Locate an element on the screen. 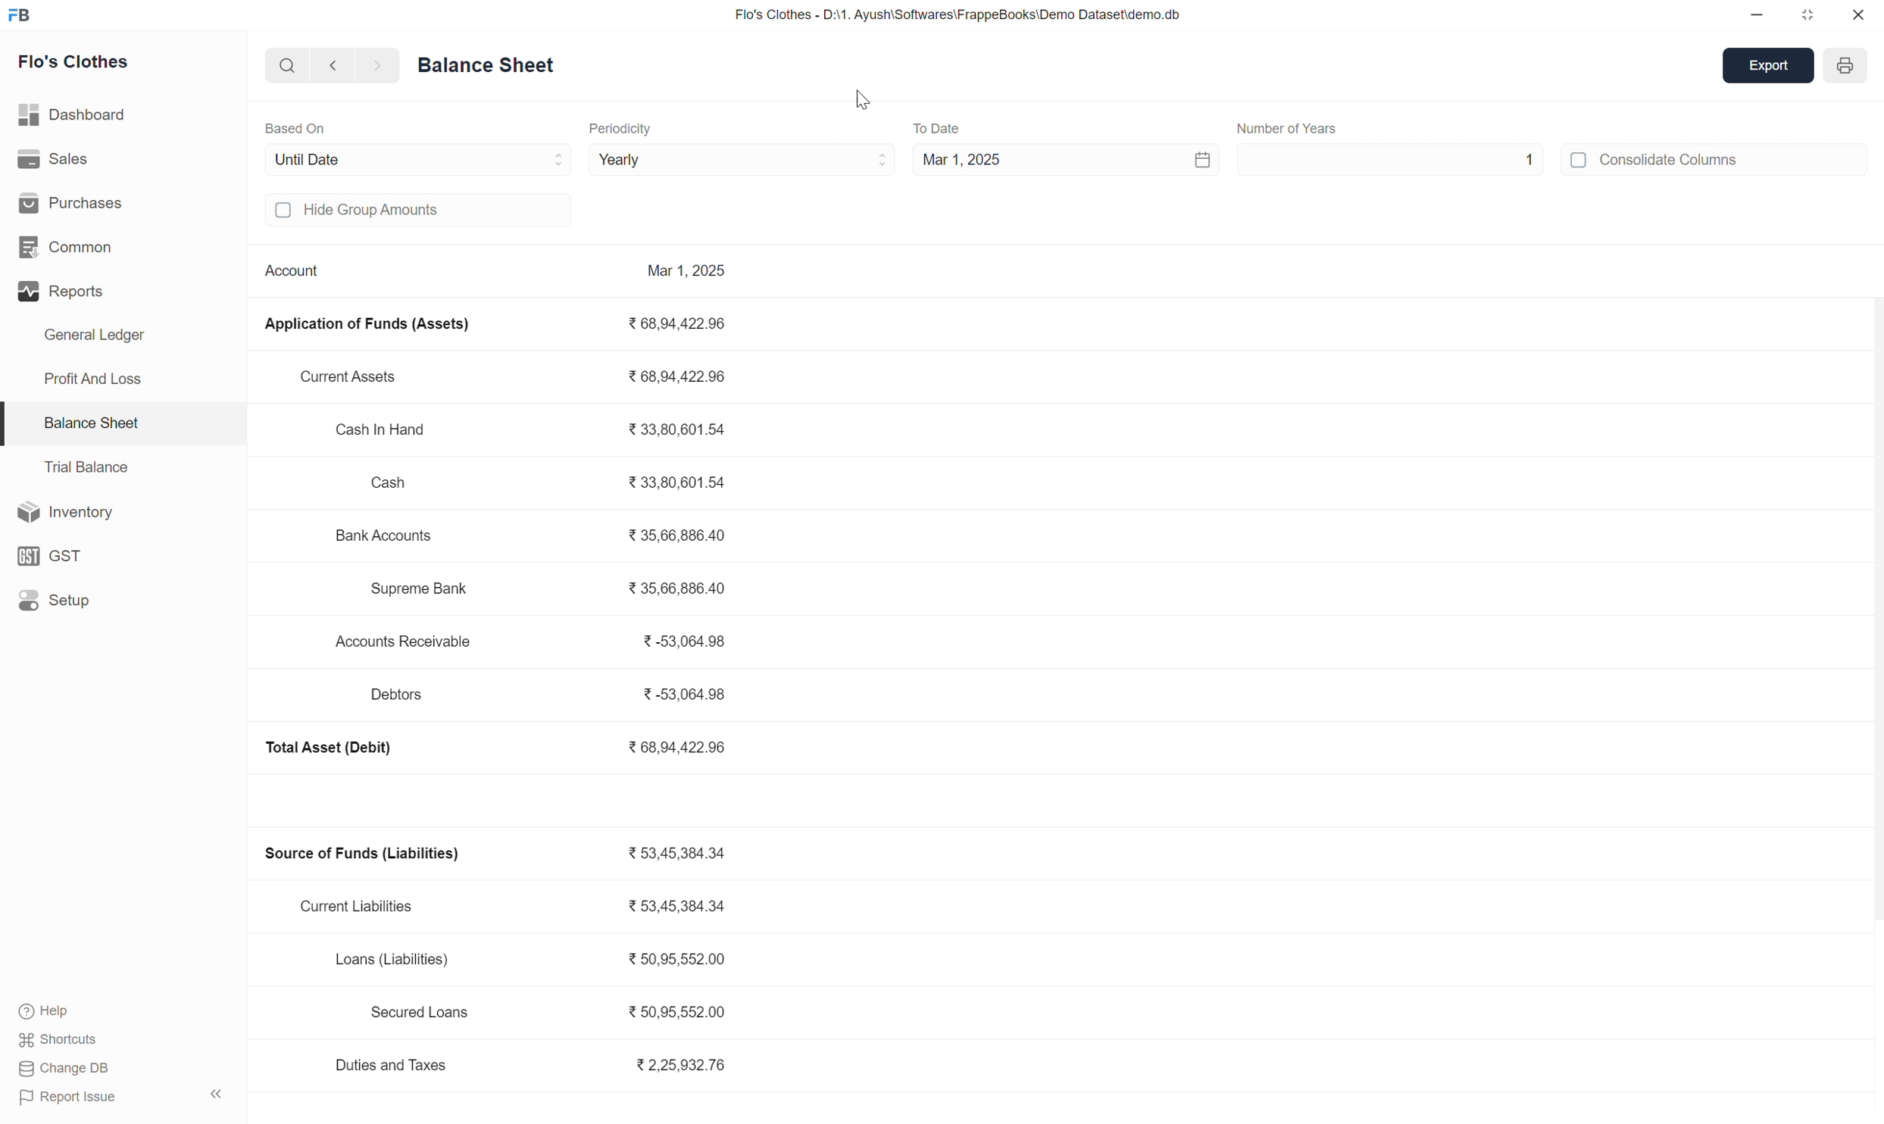  Hide group amounts is located at coordinates (377, 211).